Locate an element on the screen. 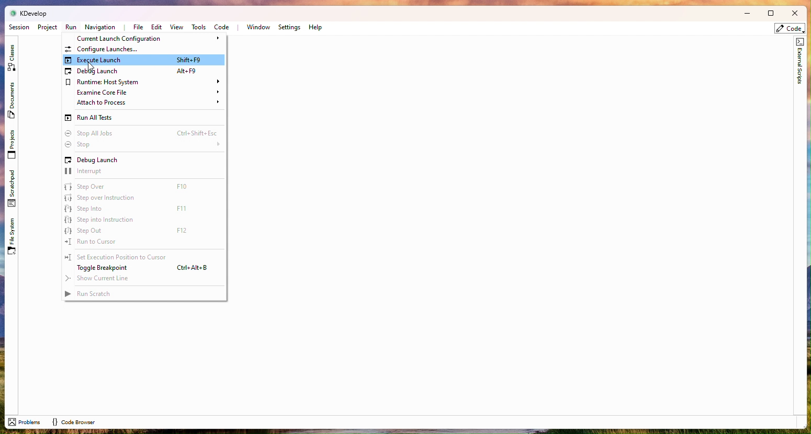  Projects is located at coordinates (12, 144).